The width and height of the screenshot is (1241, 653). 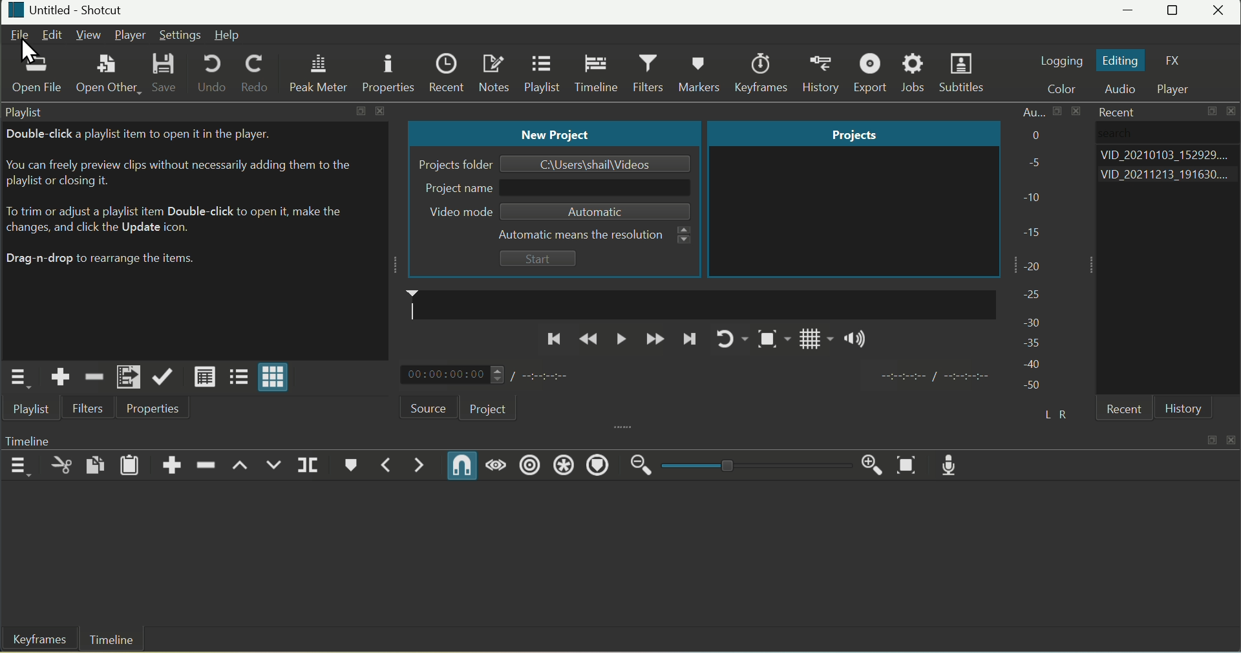 I want to click on Previous, so click(x=551, y=339).